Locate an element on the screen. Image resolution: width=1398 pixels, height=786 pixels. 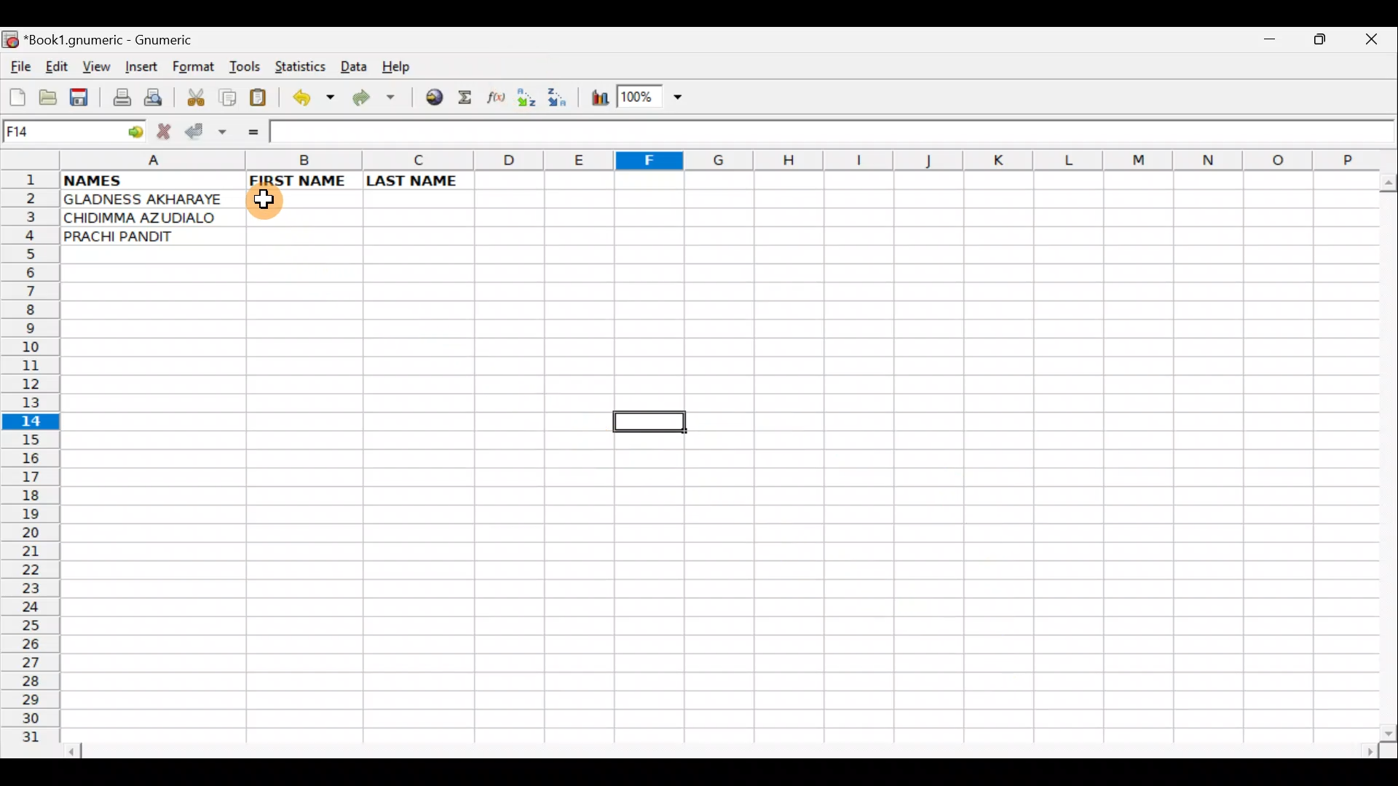
Insert Chart is located at coordinates (596, 100).